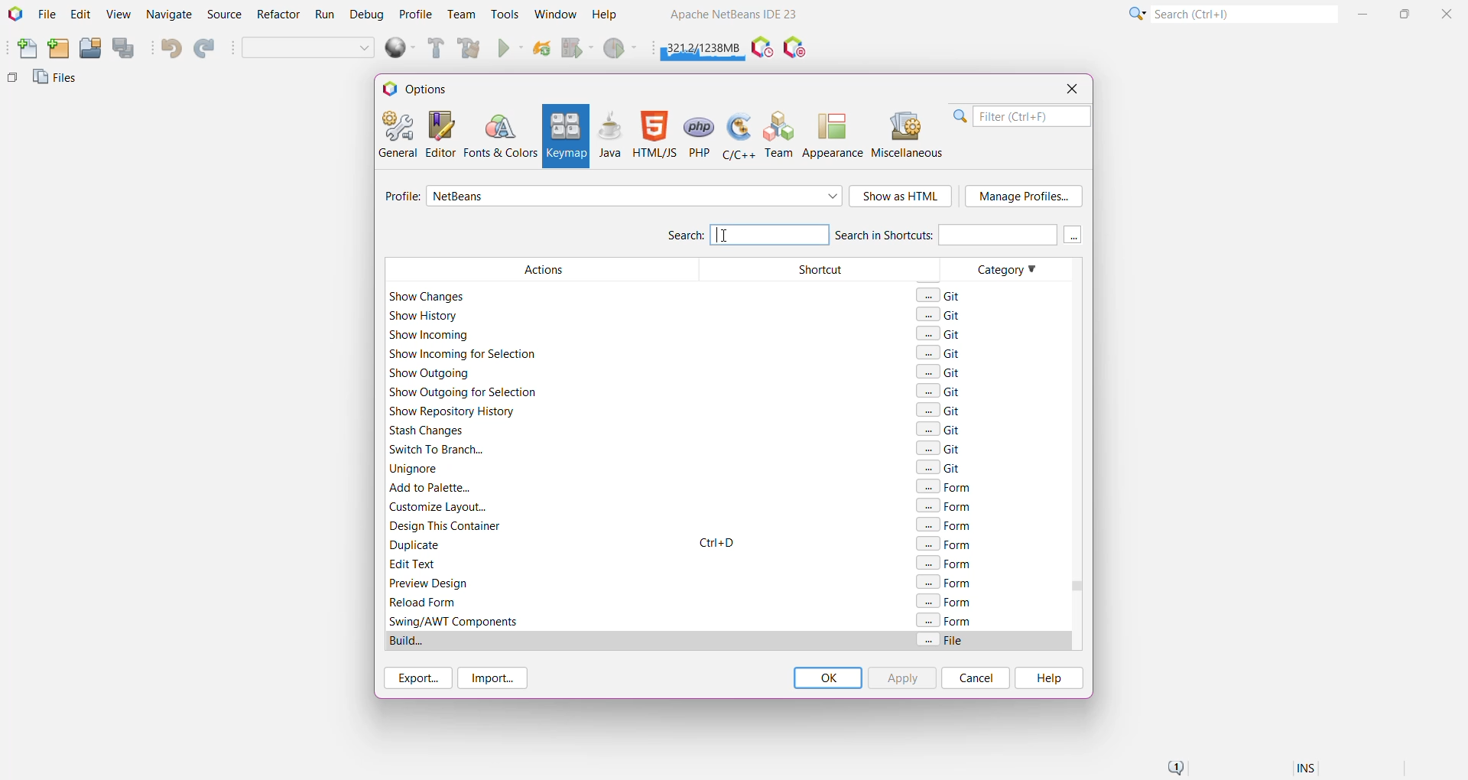 Image resolution: width=1468 pixels, height=780 pixels. Describe the element at coordinates (945, 234) in the screenshot. I see `Search in Shortcuts` at that location.